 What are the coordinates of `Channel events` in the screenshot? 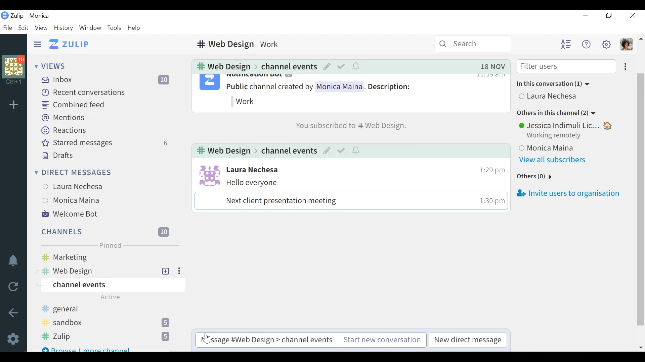 It's located at (112, 285).